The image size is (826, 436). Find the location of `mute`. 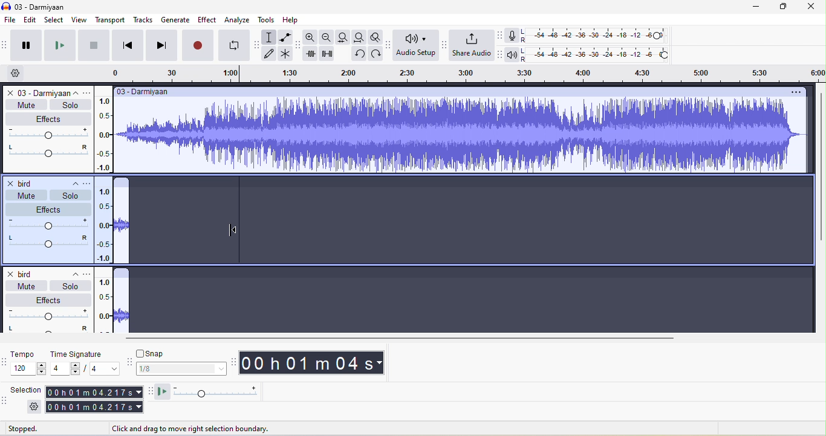

mute is located at coordinates (24, 285).